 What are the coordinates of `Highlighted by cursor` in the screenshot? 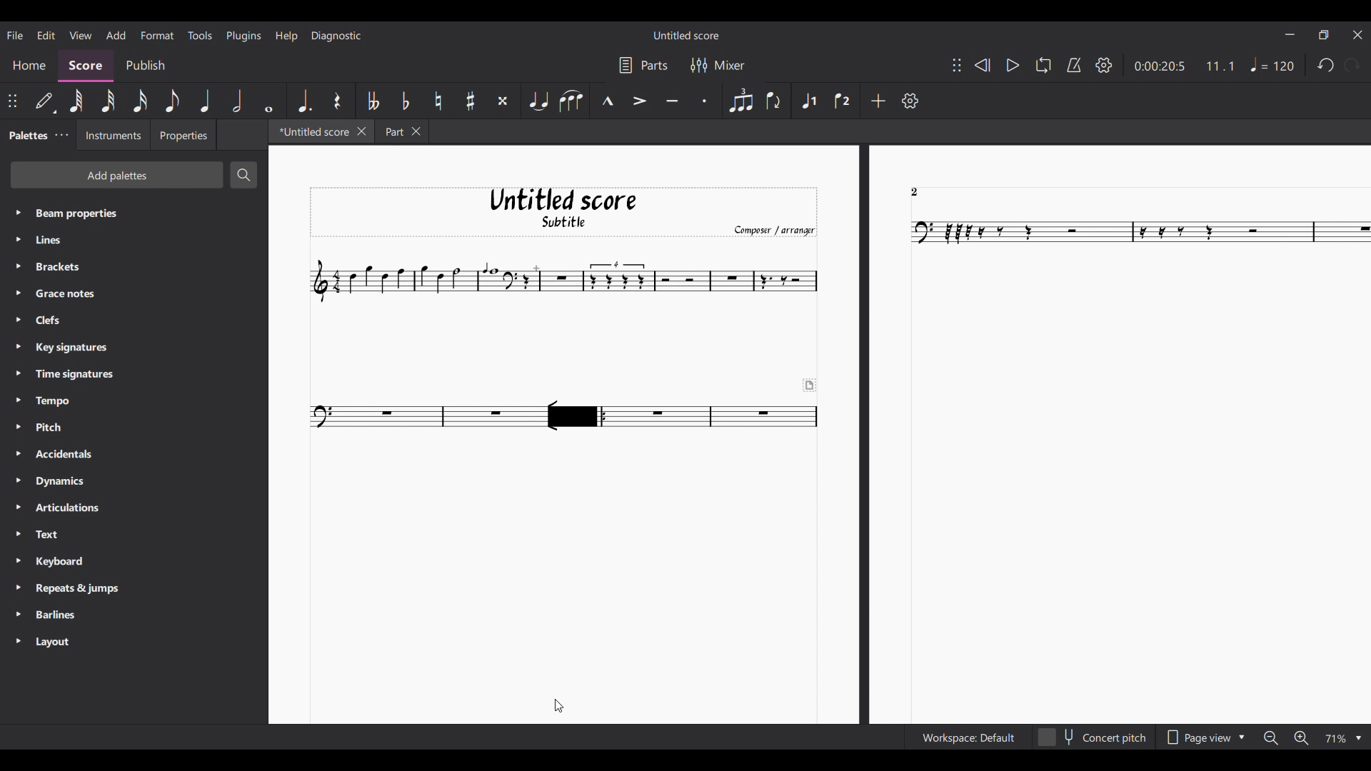 It's located at (576, 415).